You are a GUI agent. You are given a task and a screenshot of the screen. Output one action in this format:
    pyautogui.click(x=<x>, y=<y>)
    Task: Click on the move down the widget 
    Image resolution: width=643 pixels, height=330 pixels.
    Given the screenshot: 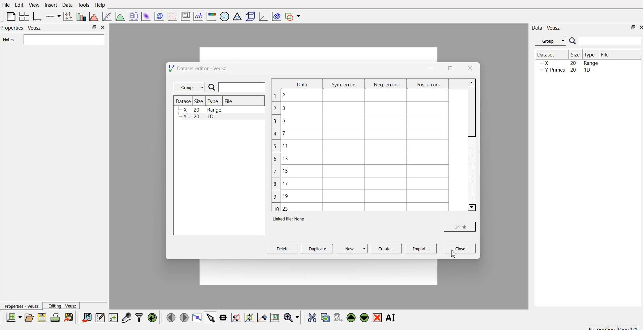 What is the action you would take?
    pyautogui.click(x=363, y=318)
    